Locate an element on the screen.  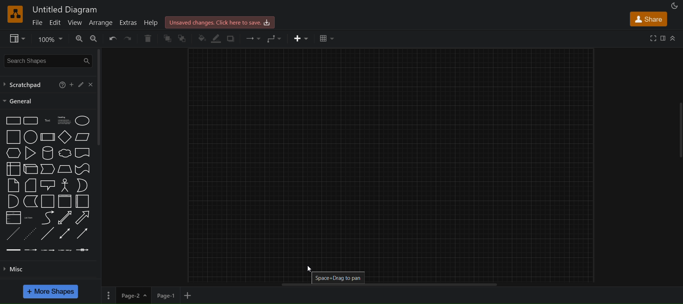
connector with 2 labels is located at coordinates (48, 249).